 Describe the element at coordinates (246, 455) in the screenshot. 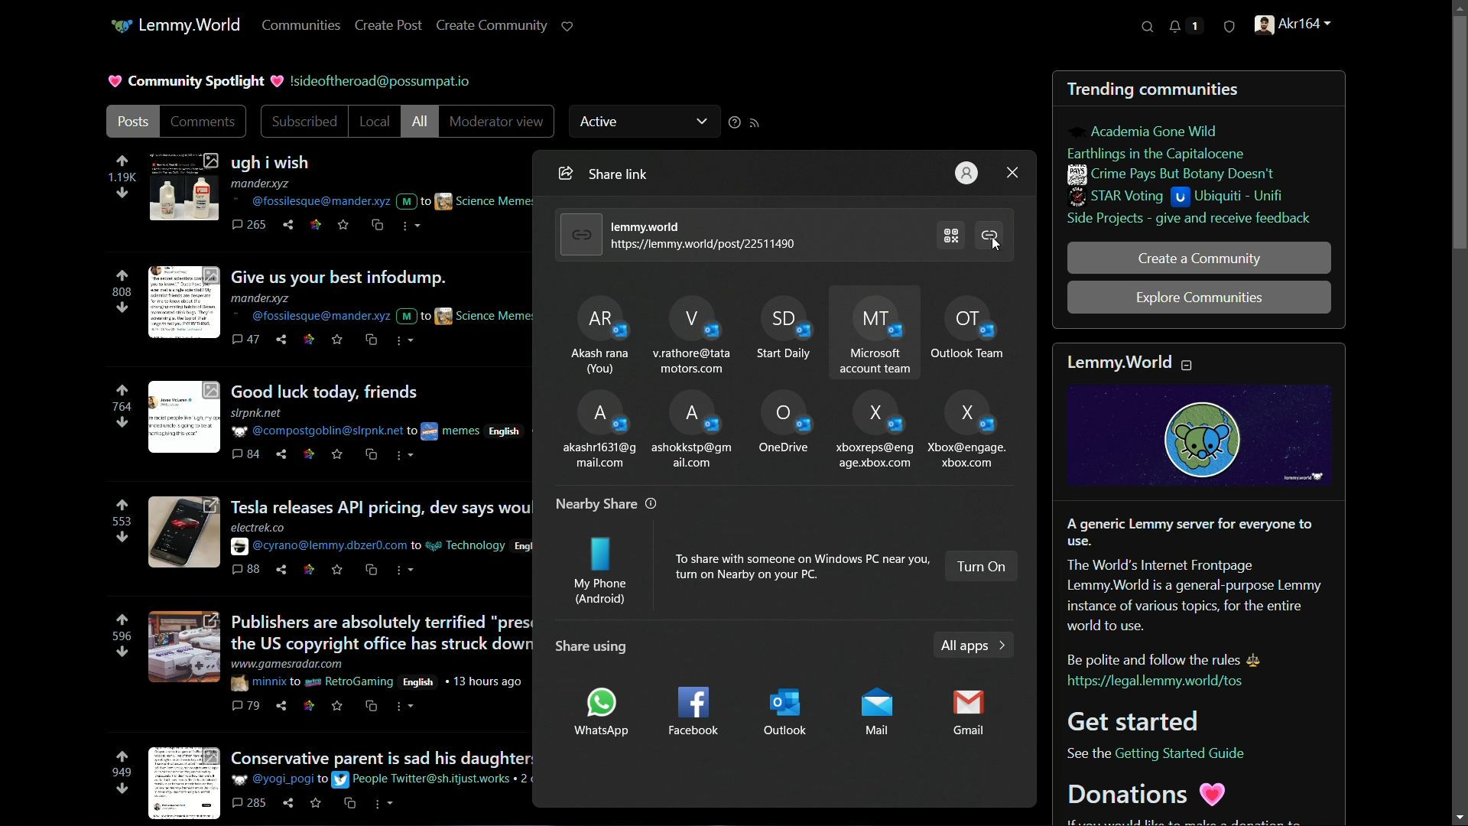

I see `84 comments` at that location.